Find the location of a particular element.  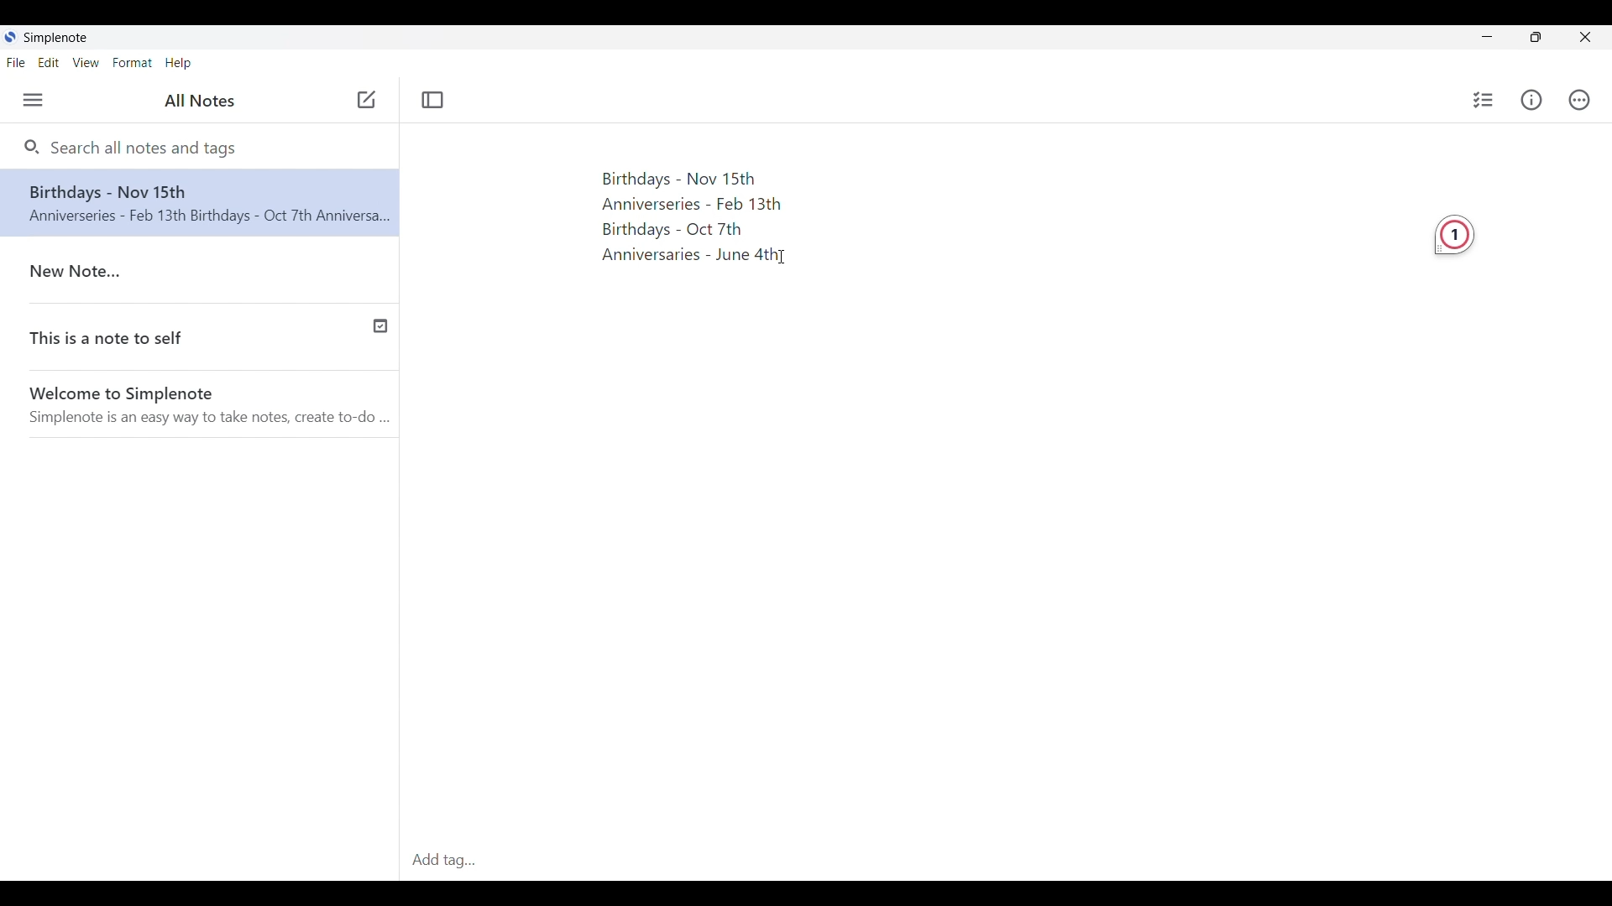

Search all notes and tags is located at coordinates (149, 148).